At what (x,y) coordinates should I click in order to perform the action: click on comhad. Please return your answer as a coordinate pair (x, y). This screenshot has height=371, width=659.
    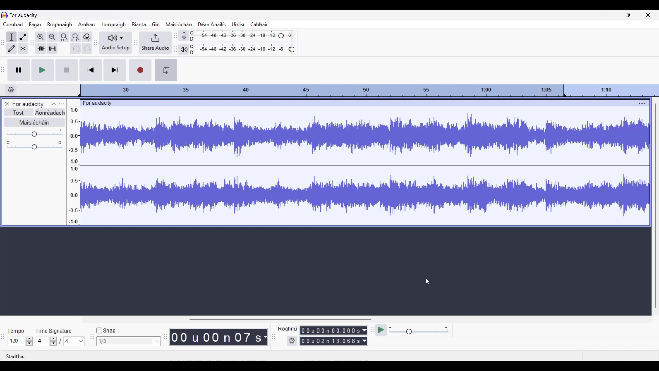
    Looking at the image, I should click on (13, 24).